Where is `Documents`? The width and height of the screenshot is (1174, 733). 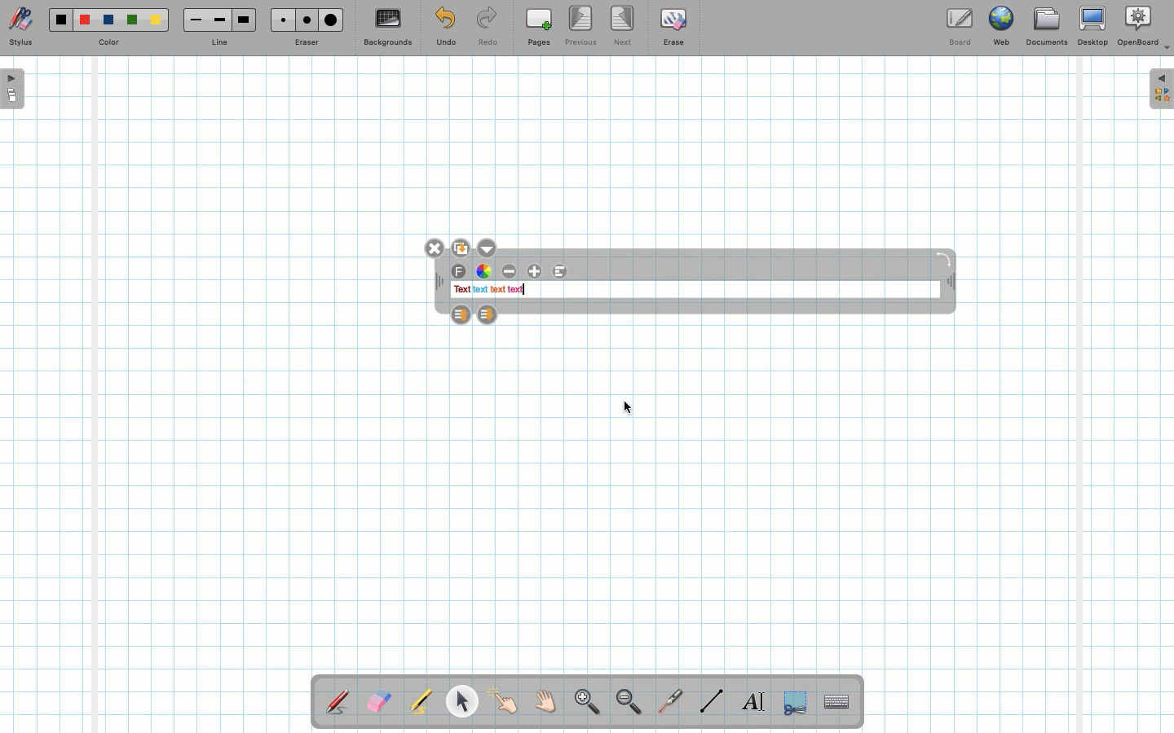
Documents is located at coordinates (1046, 29).